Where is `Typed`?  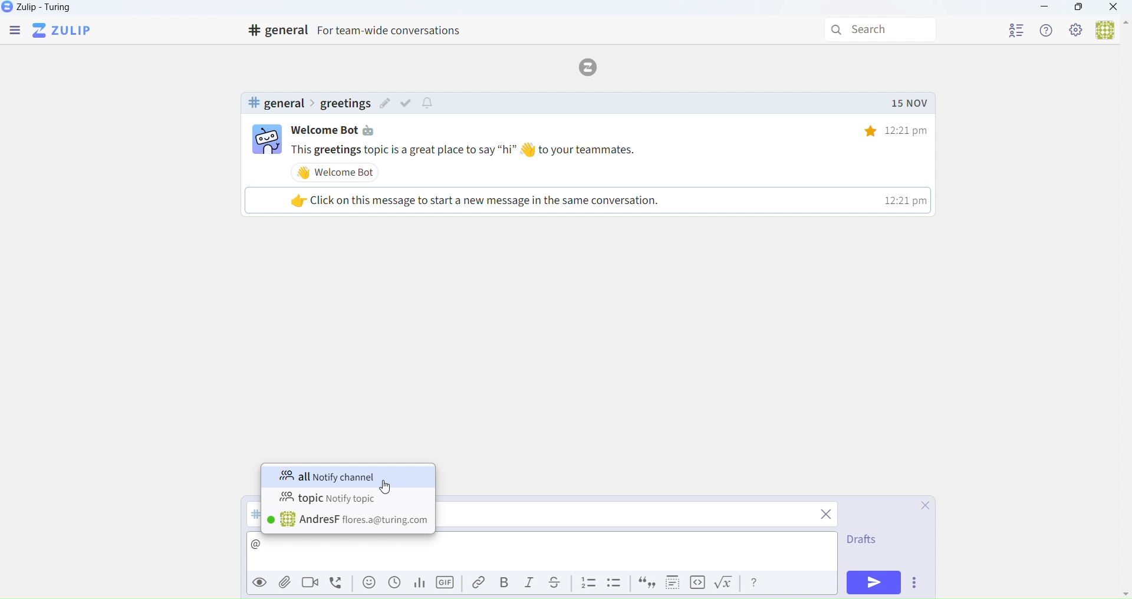 Typed is located at coordinates (273, 545).